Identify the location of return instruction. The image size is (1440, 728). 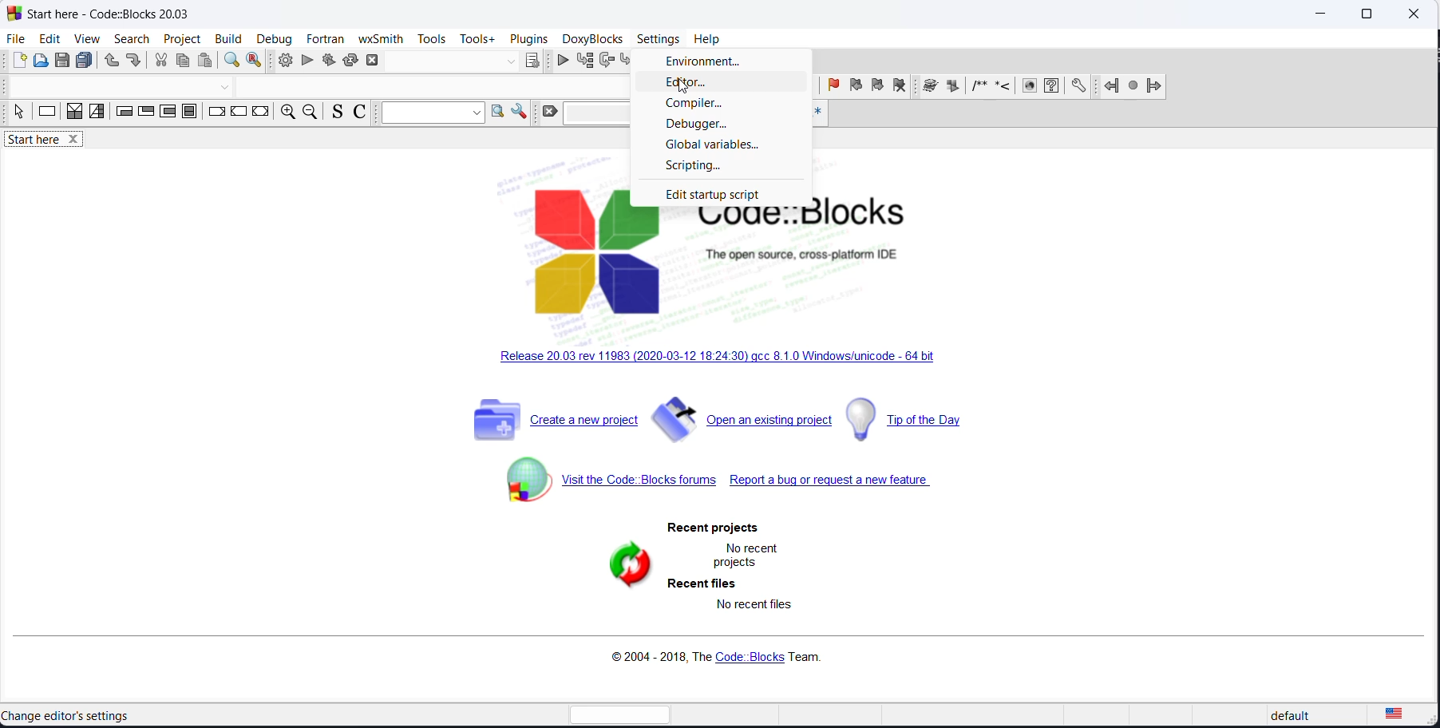
(260, 114).